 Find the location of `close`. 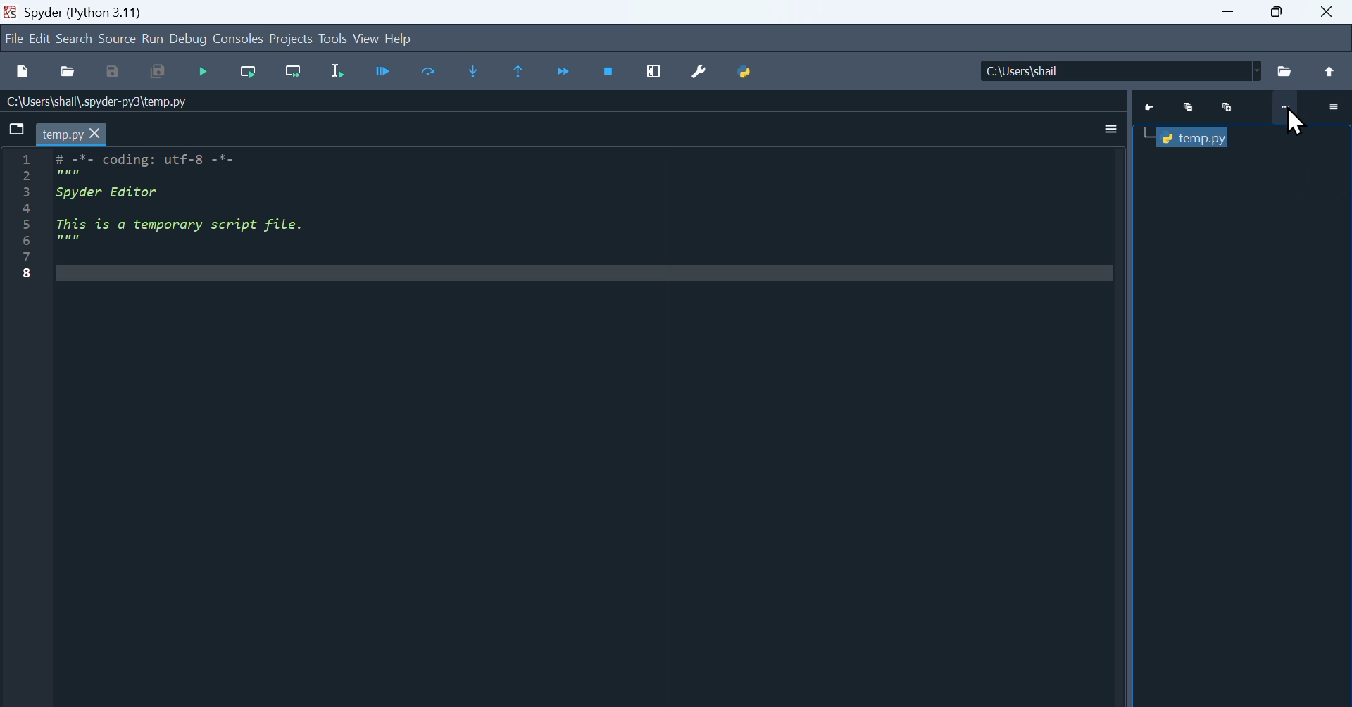

close is located at coordinates (1329, 12).